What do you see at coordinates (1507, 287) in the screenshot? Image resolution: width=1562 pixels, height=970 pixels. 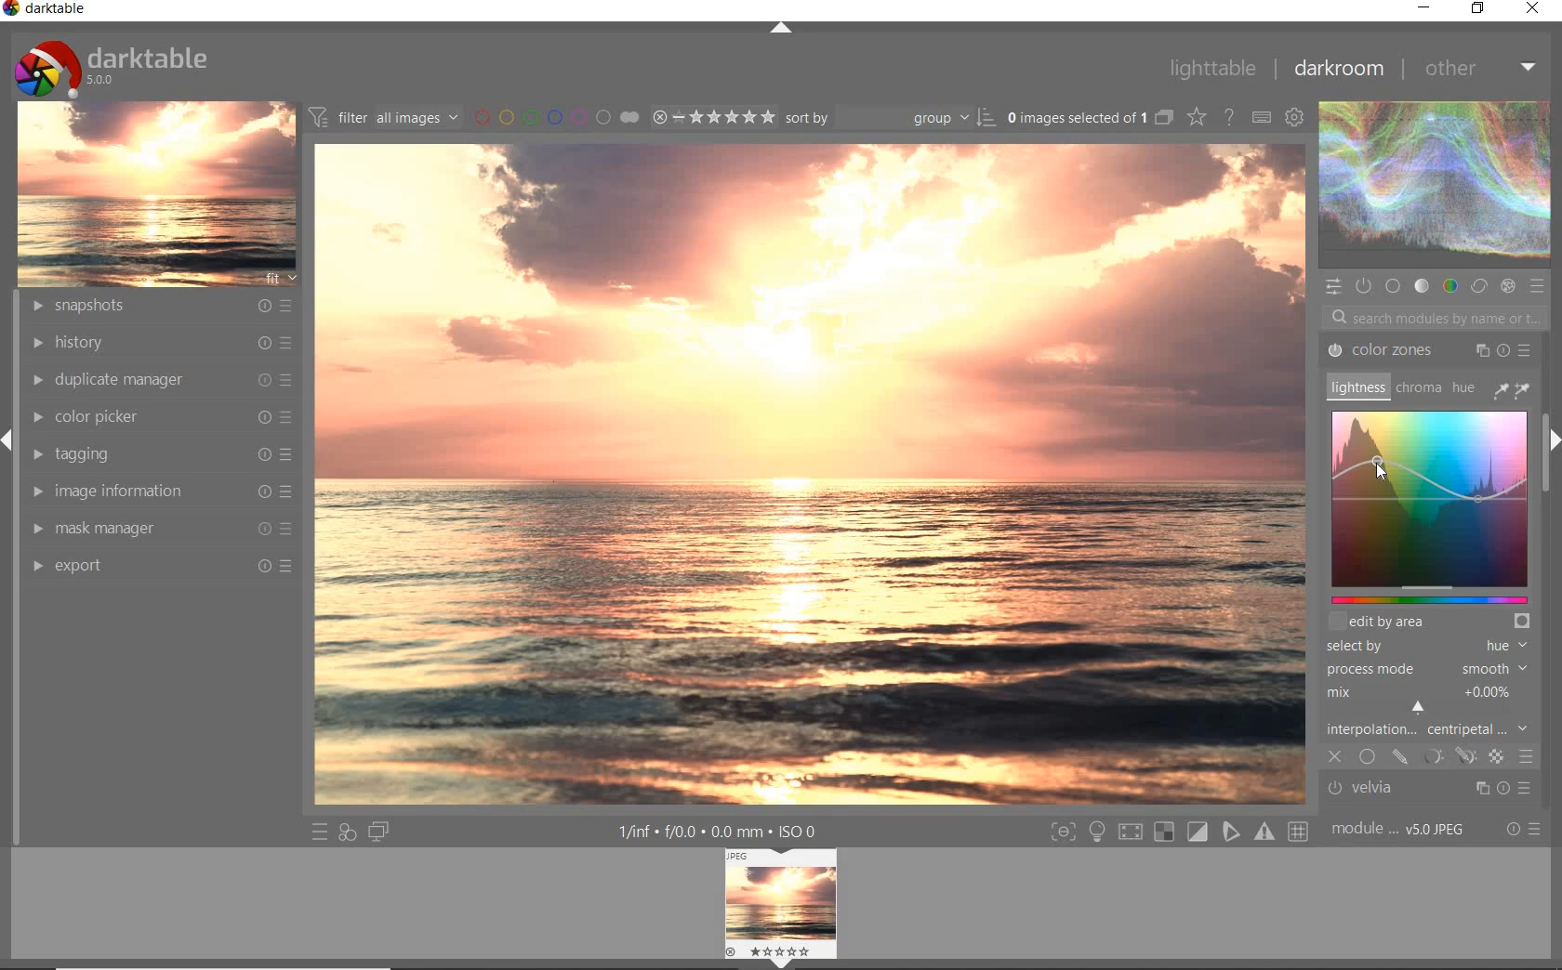 I see `EFFECT` at bounding box center [1507, 287].